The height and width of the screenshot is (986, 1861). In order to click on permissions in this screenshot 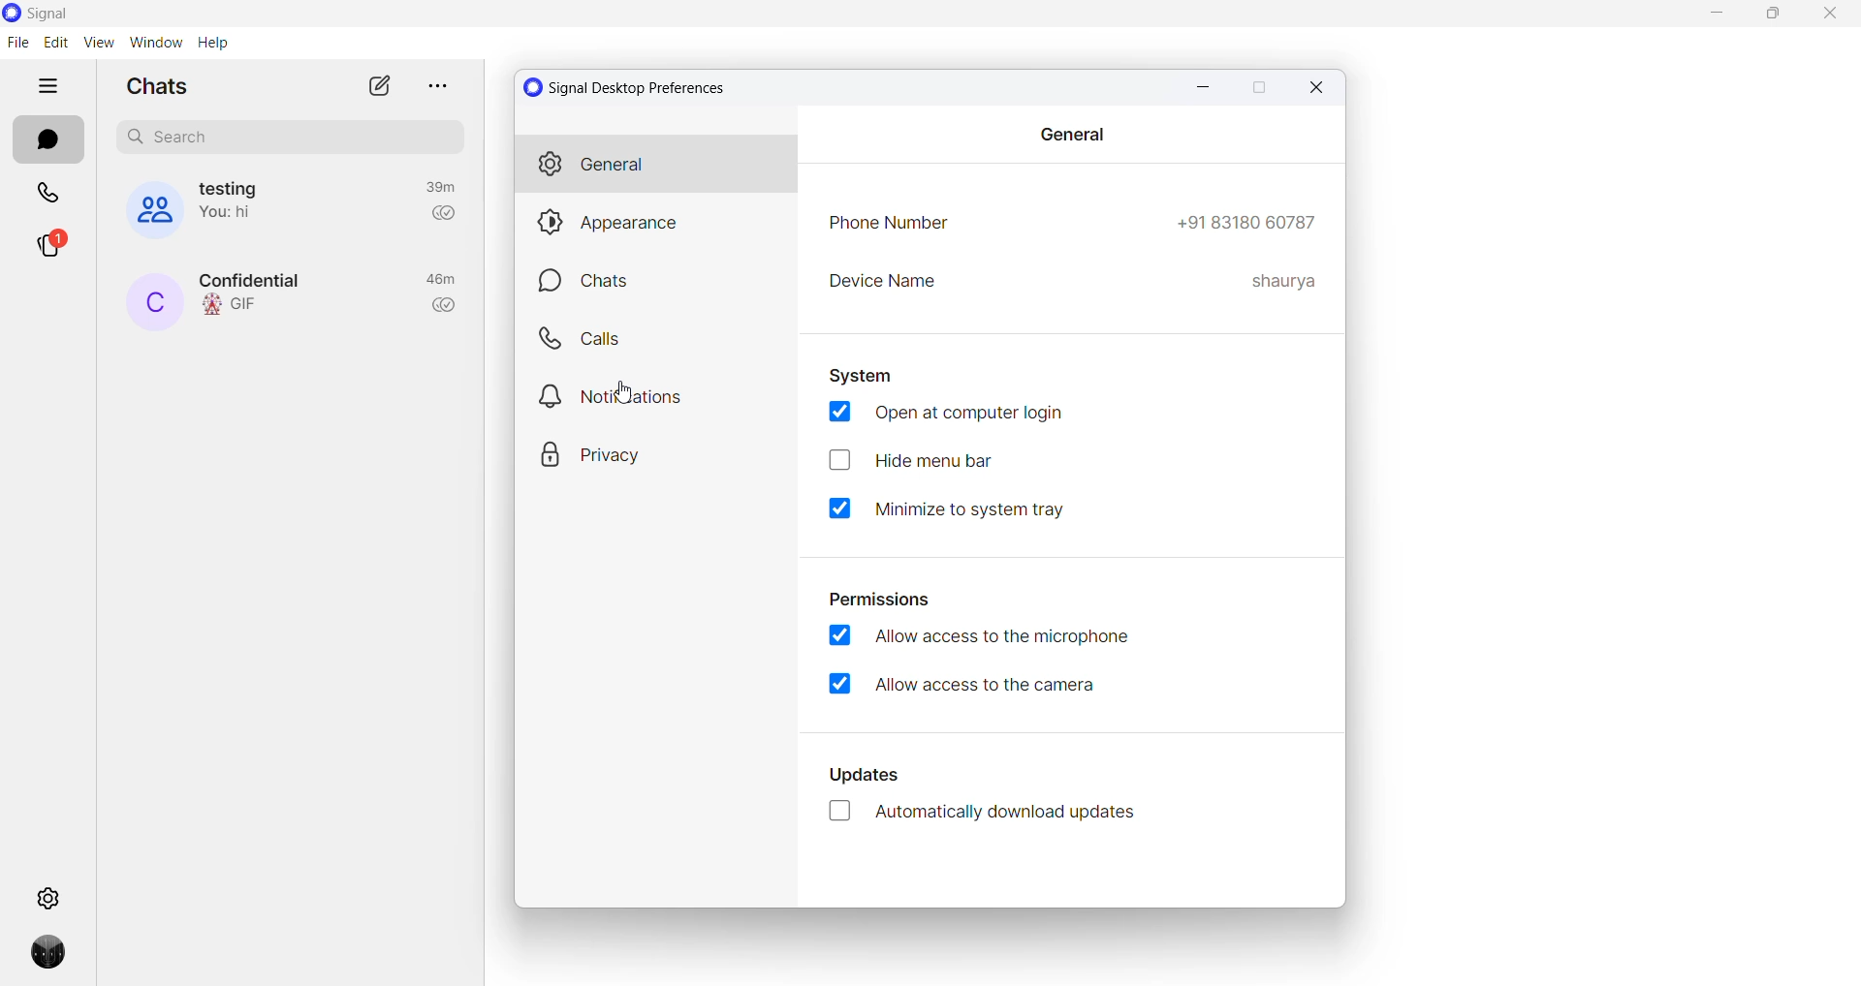, I will do `click(881, 598)`.